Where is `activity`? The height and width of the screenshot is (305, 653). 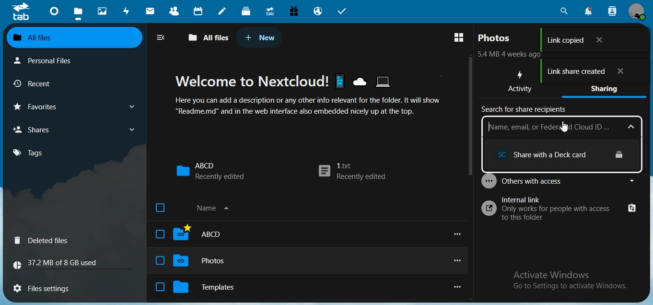
activity is located at coordinates (522, 82).